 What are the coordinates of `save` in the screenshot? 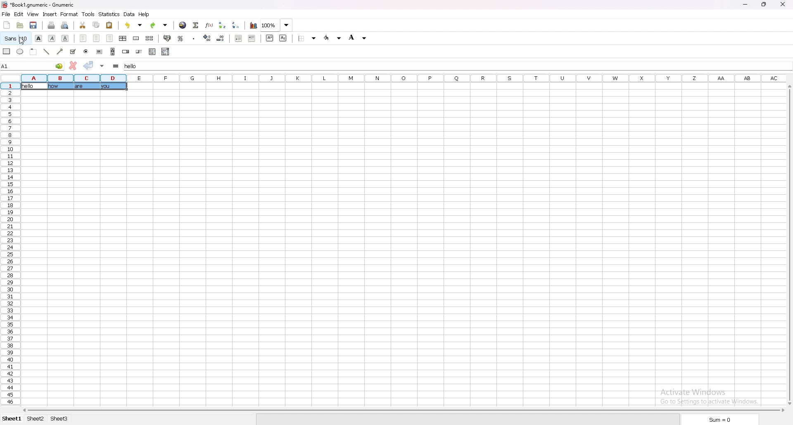 It's located at (34, 25).